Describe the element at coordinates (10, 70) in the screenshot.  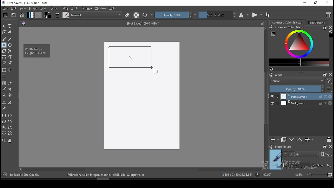
I see `move a layer` at that location.